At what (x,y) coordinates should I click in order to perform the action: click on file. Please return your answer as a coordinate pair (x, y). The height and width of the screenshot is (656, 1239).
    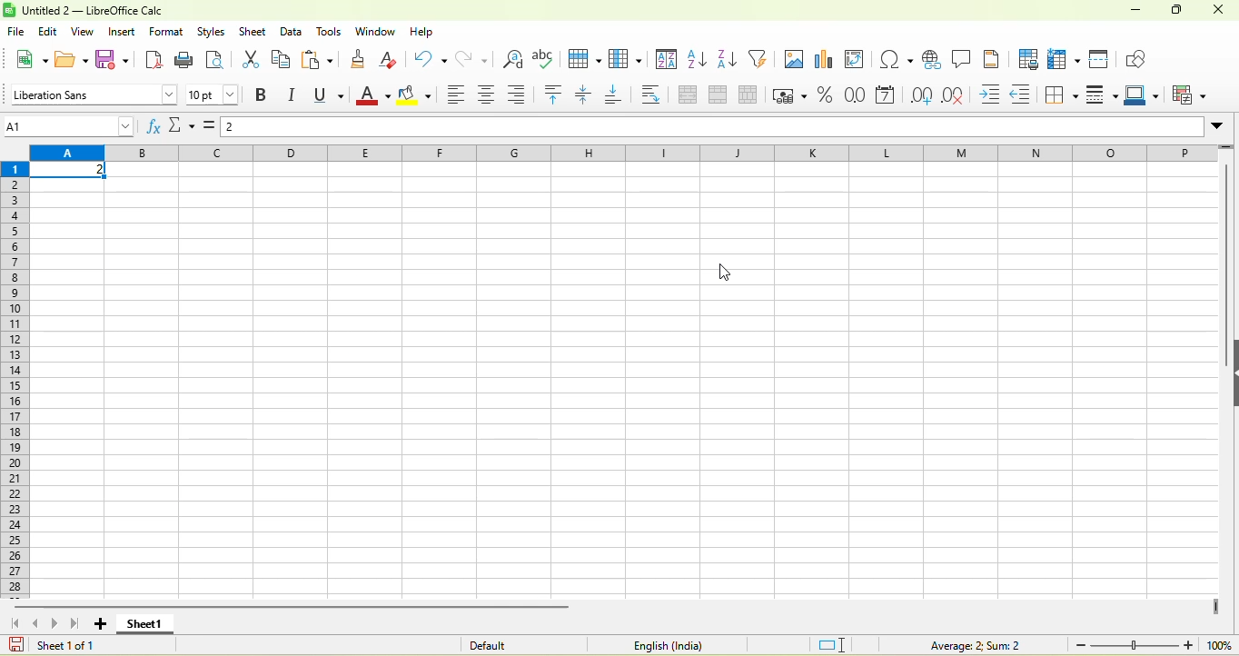
    Looking at the image, I should click on (13, 30).